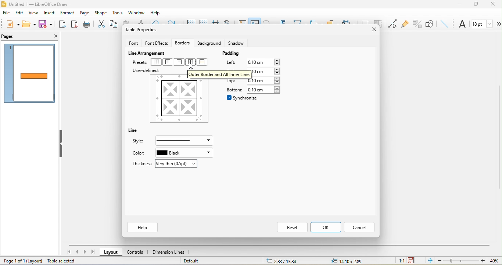 The height and width of the screenshot is (265, 502). I want to click on 0.10 cm, so click(265, 81).